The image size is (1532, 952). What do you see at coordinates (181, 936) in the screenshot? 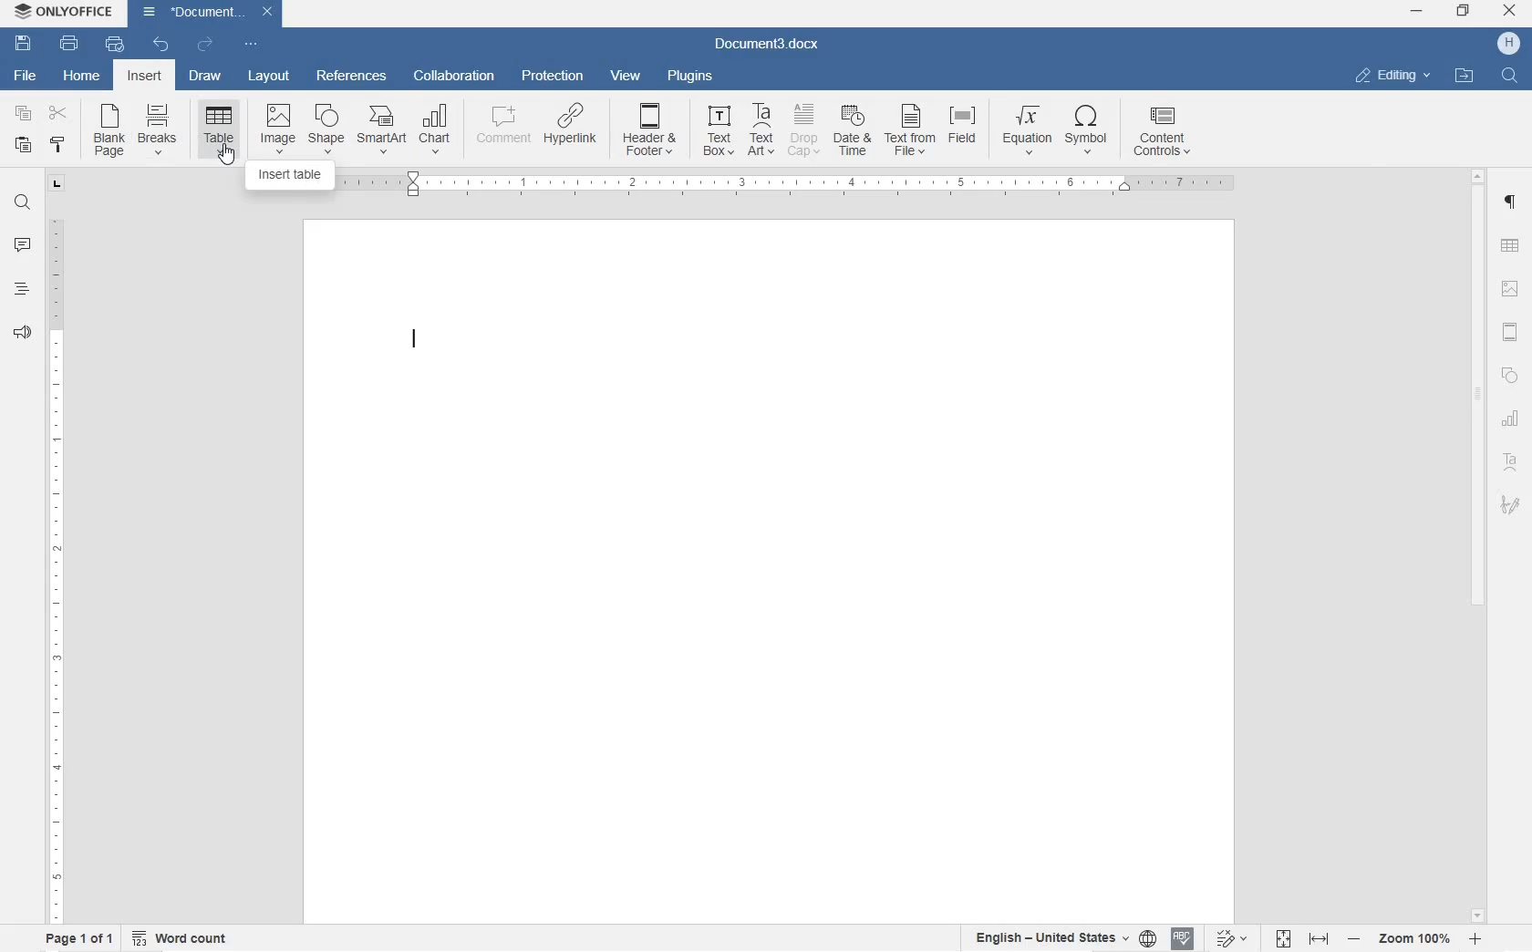
I see `WORD COUNT` at bounding box center [181, 936].